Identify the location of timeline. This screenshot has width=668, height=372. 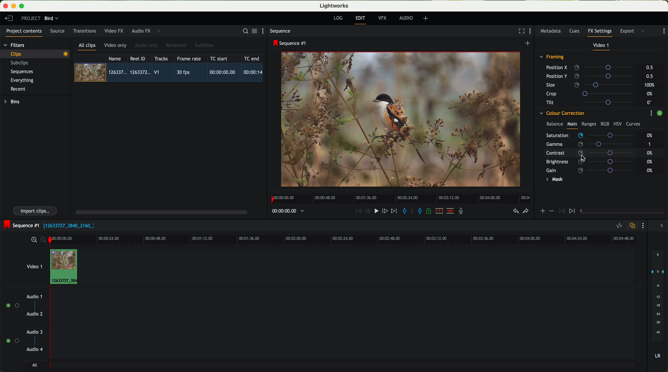
(399, 197).